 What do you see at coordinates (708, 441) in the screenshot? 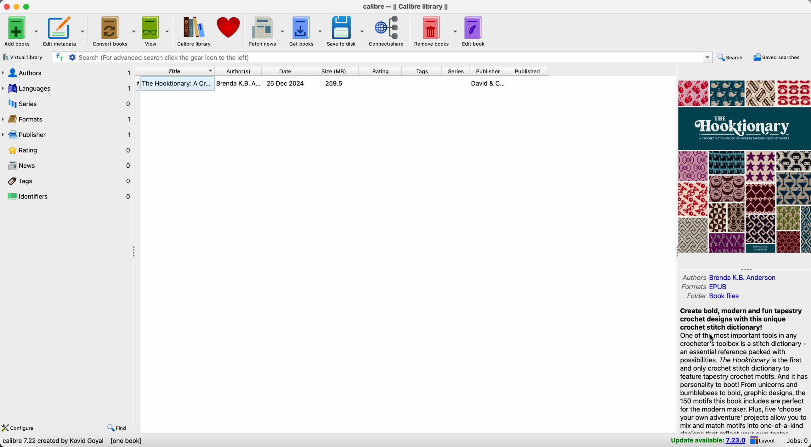
I see `update available` at bounding box center [708, 441].